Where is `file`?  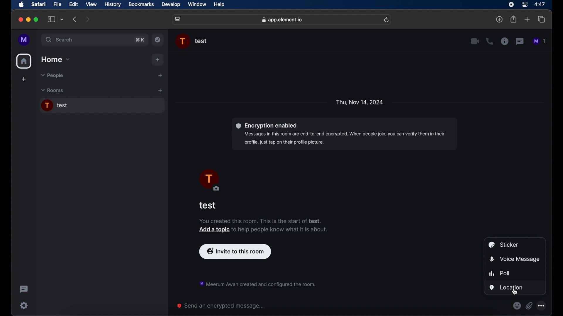
file is located at coordinates (58, 4).